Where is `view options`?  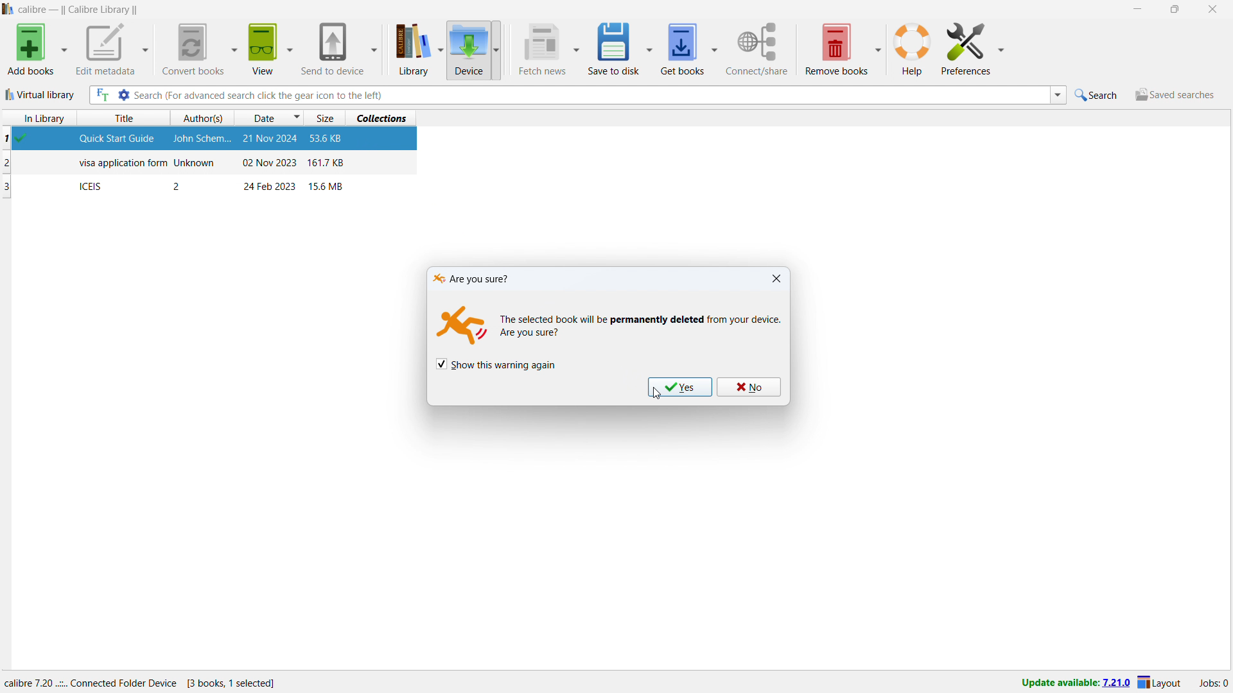 view options is located at coordinates (289, 46).